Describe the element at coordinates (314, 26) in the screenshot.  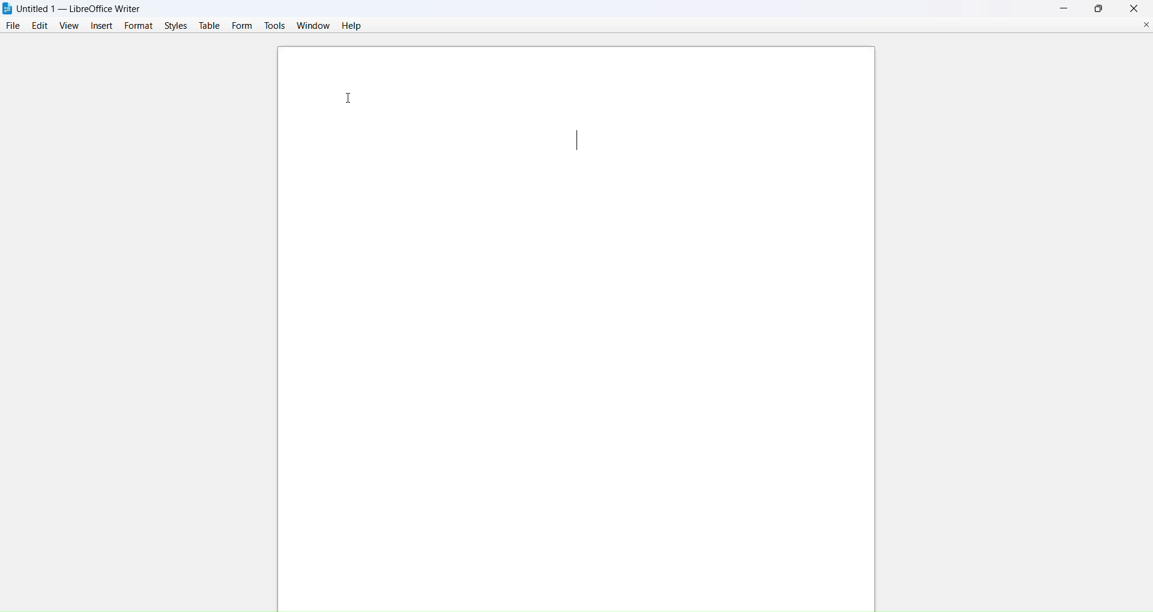
I see `window` at that location.